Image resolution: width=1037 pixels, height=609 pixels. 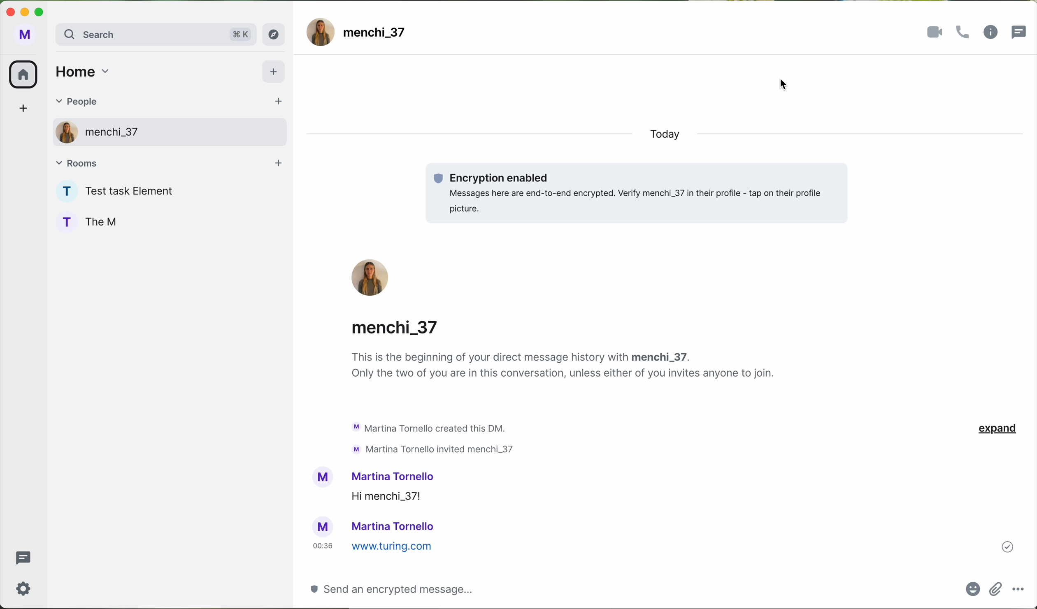 I want to click on M, so click(x=24, y=36).